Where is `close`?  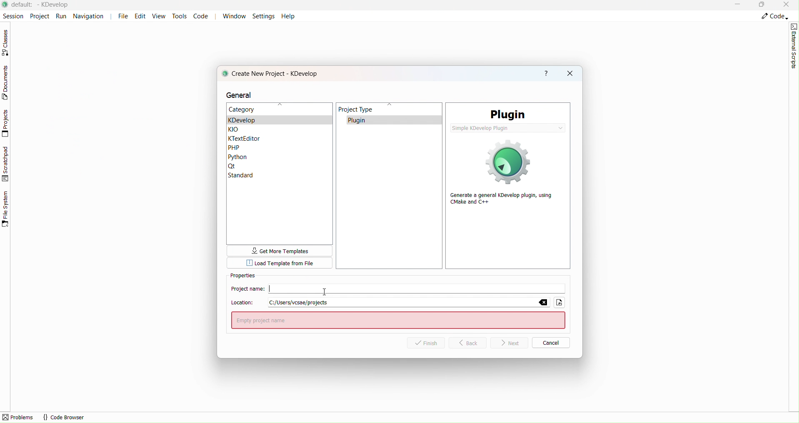
close is located at coordinates (569, 74).